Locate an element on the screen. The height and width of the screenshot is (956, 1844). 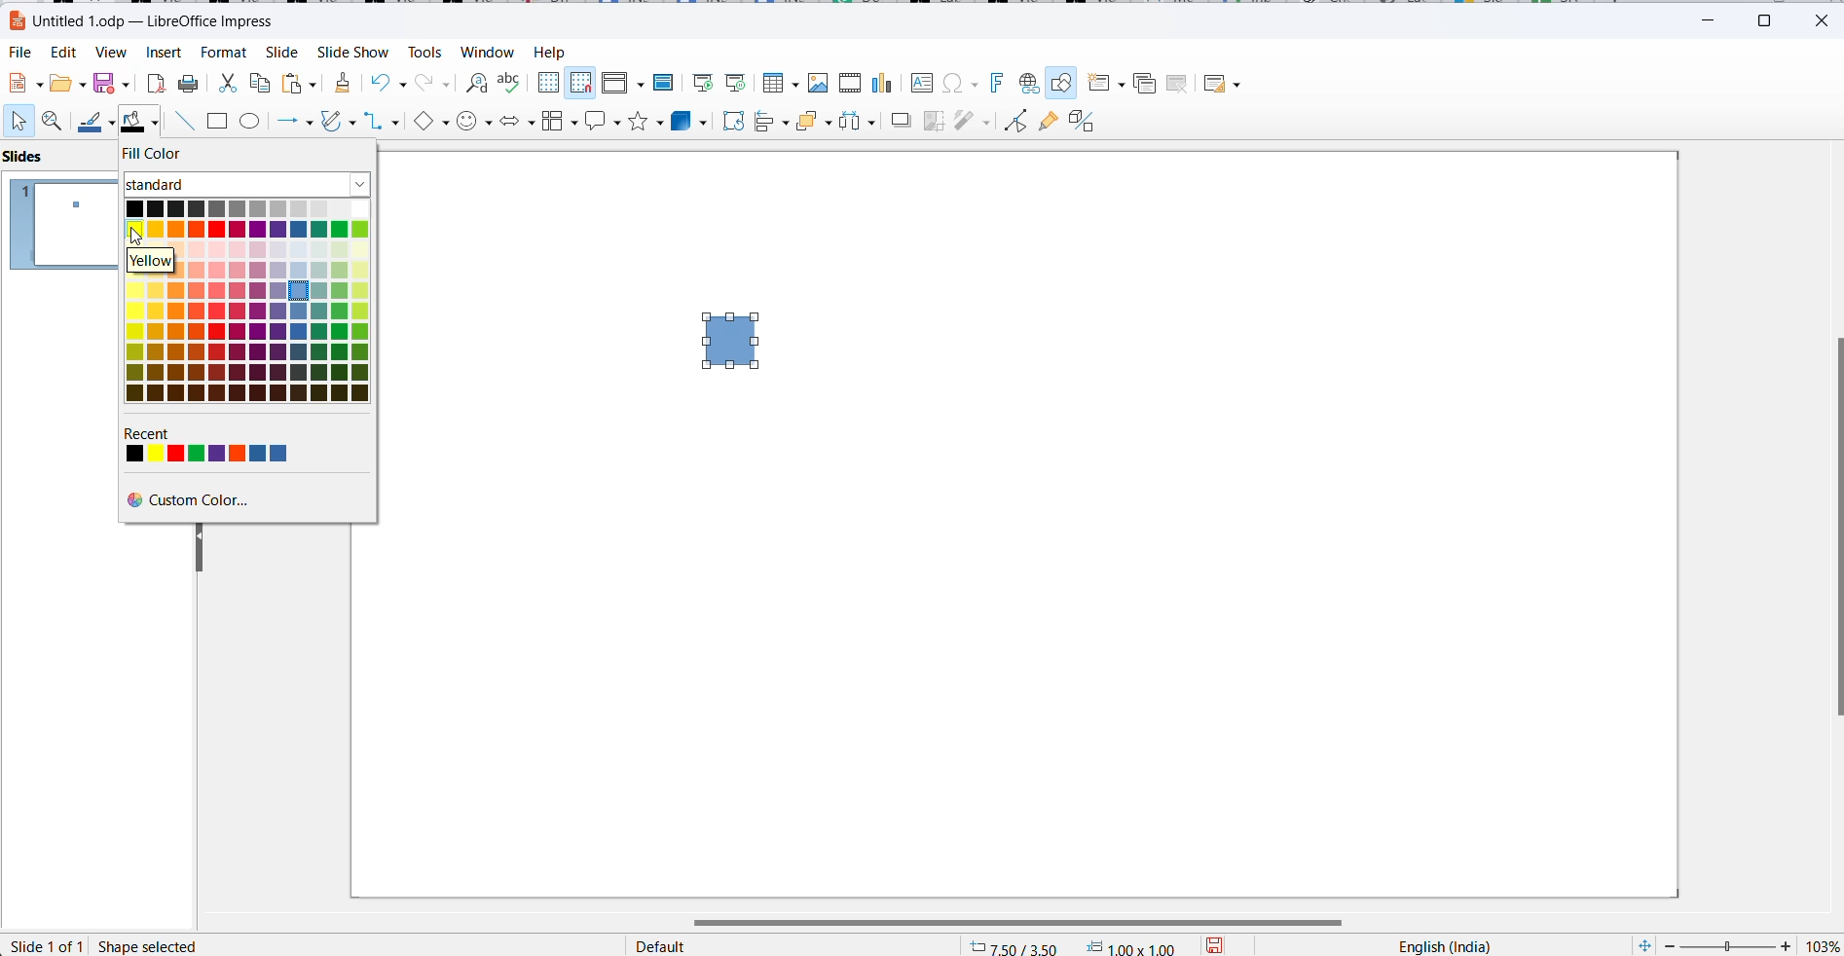
zoom slider is located at coordinates (1727, 945).